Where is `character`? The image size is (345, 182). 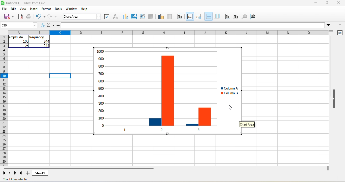
character is located at coordinates (116, 17).